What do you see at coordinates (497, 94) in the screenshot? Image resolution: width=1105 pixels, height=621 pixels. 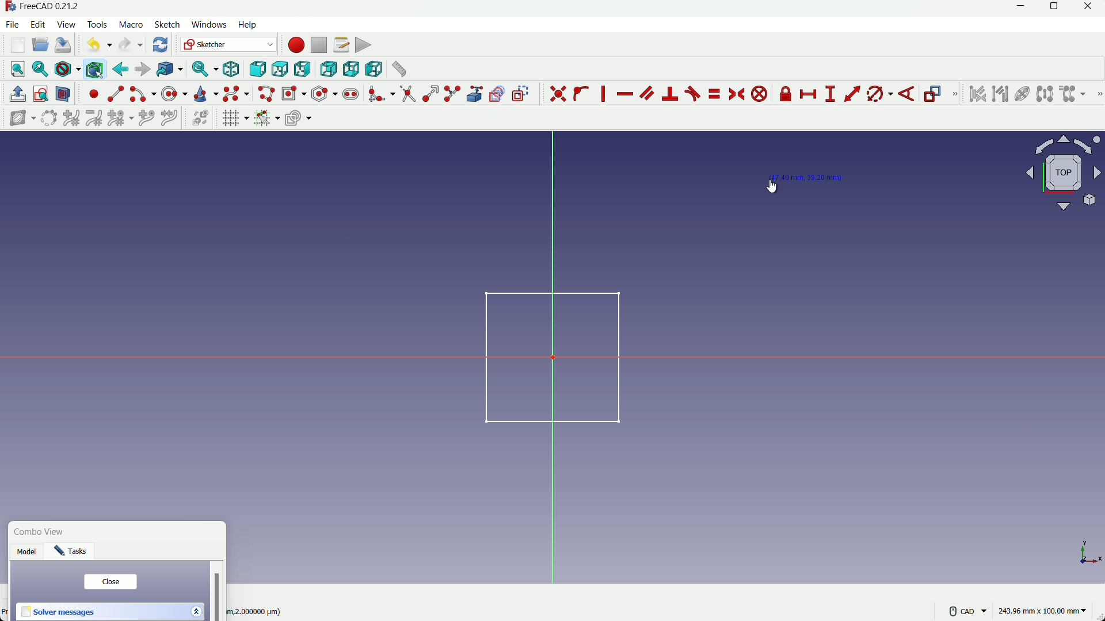 I see `create carbon copy` at bounding box center [497, 94].